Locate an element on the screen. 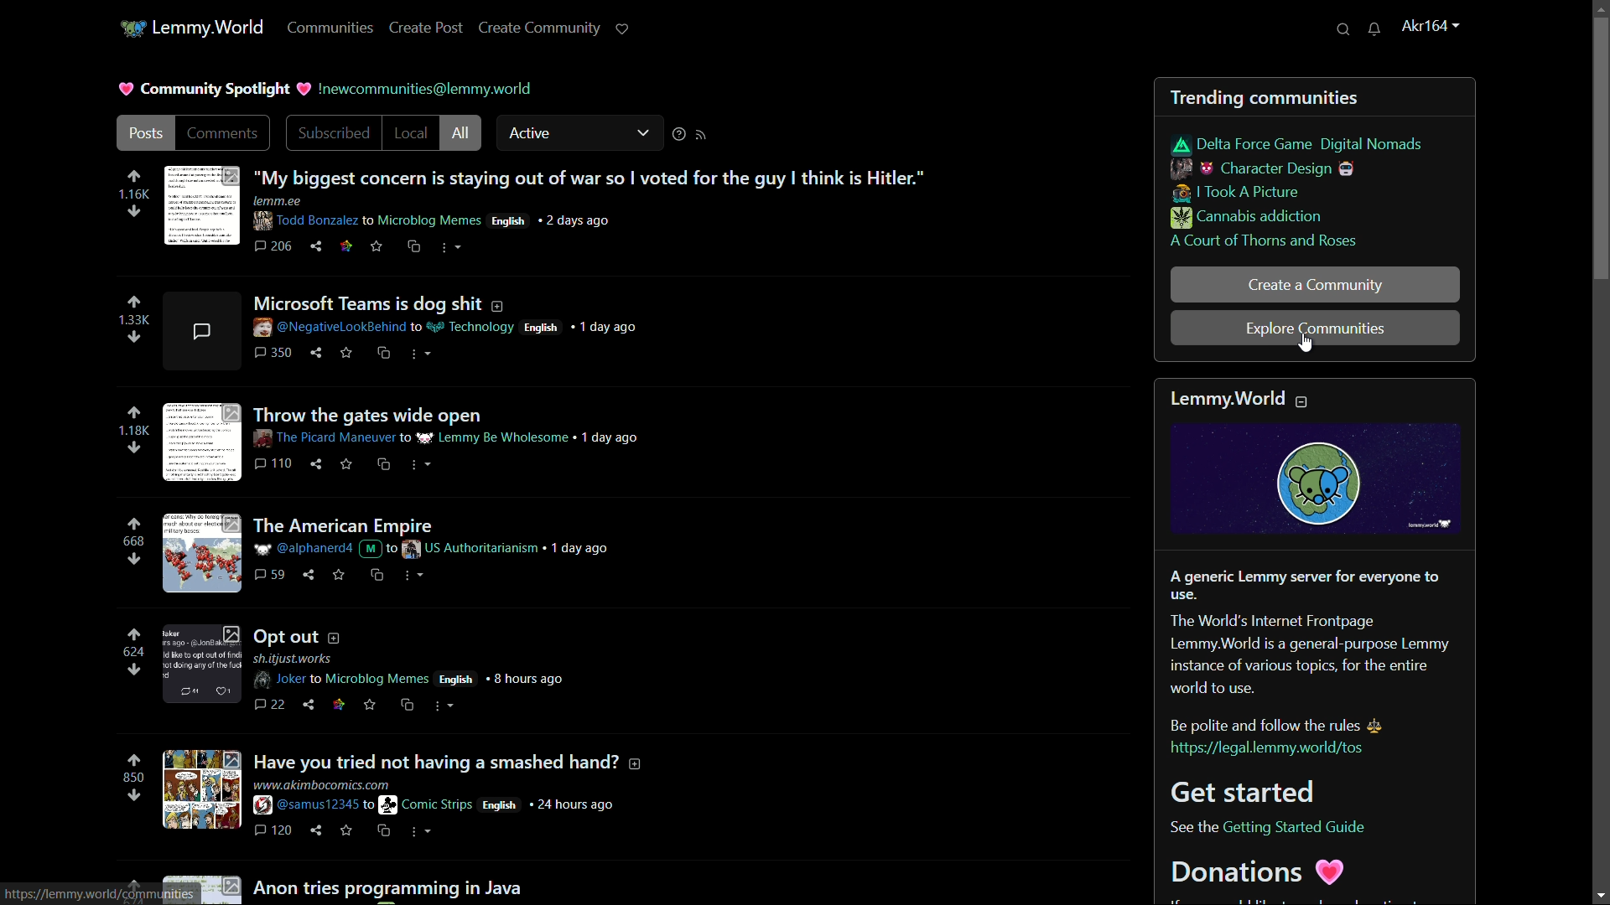  downvote is located at coordinates (132, 448).